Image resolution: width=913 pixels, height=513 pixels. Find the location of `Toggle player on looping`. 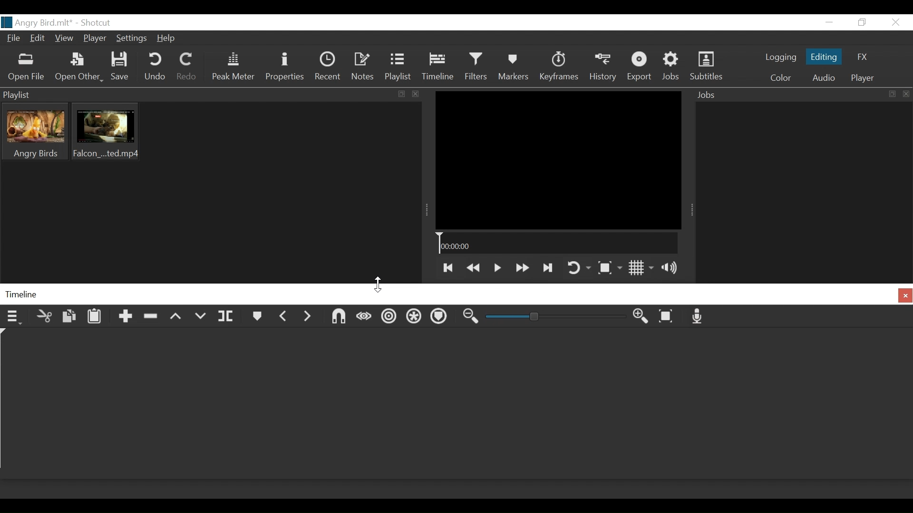

Toggle player on looping is located at coordinates (579, 267).